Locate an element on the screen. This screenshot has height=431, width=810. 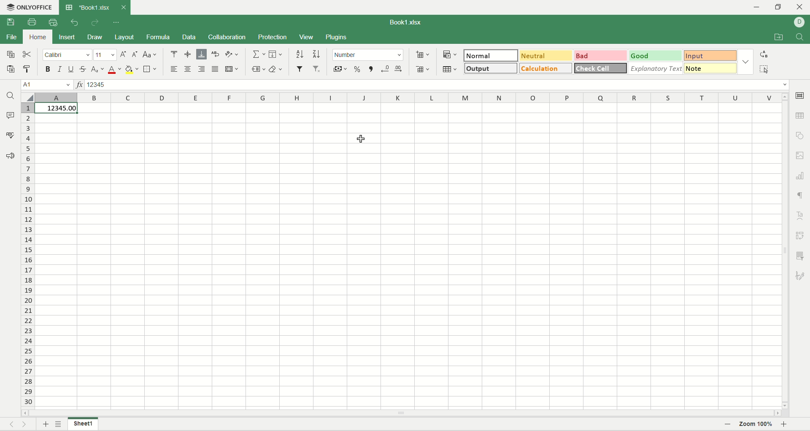
align top is located at coordinates (173, 54).